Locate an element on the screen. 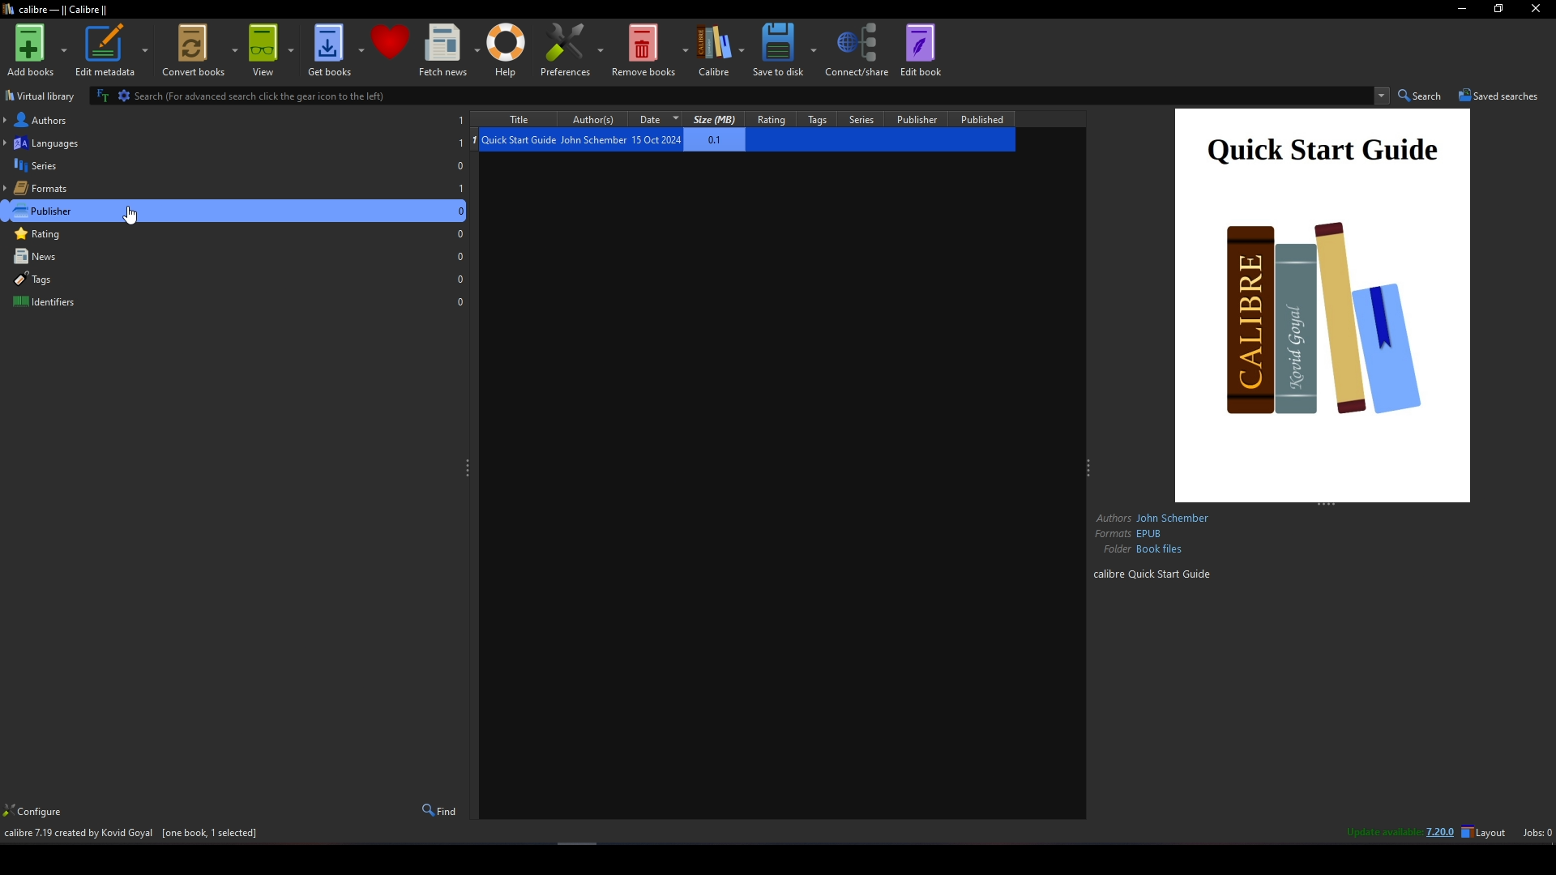  Search bar is located at coordinates (752, 96).